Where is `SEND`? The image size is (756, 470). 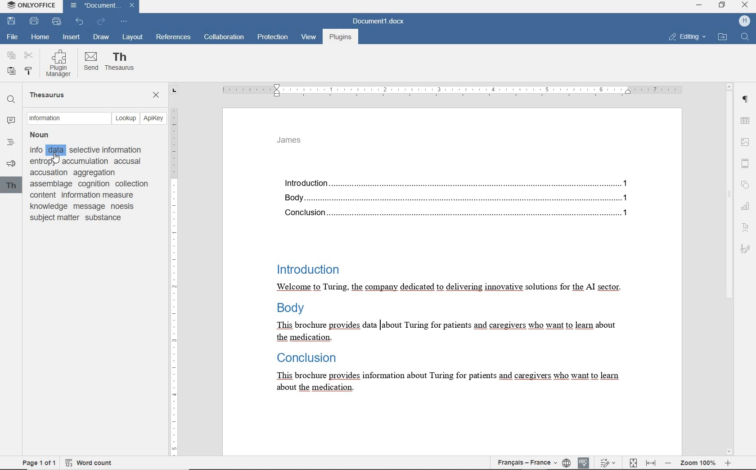 SEND is located at coordinates (91, 63).